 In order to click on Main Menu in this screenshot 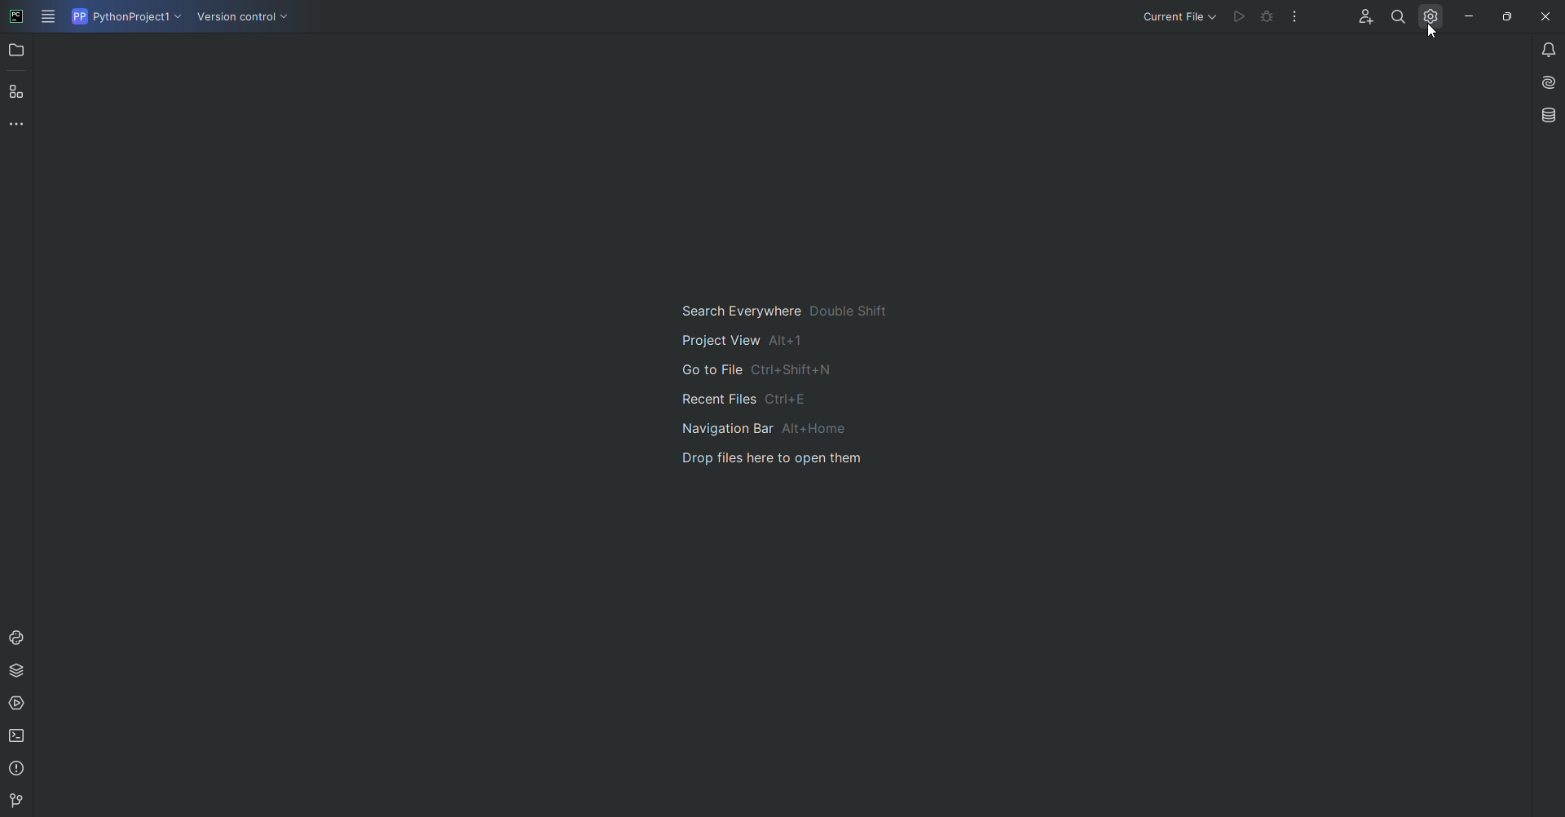, I will do `click(50, 18)`.